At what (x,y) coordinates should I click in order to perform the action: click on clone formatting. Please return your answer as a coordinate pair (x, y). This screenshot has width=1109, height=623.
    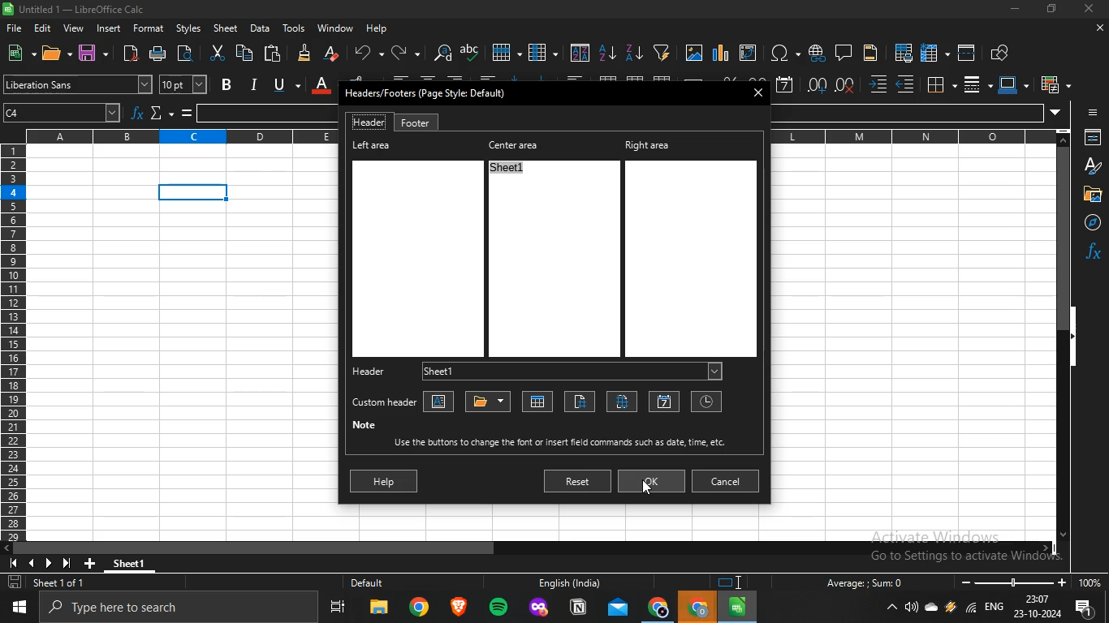
    Looking at the image, I should click on (304, 54).